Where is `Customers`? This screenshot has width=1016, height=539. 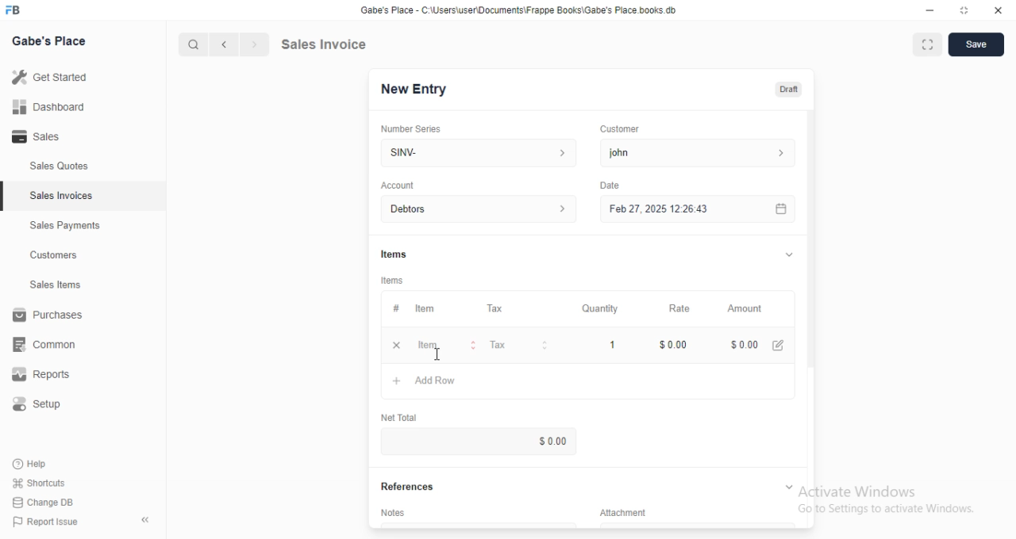
Customers is located at coordinates (53, 256).